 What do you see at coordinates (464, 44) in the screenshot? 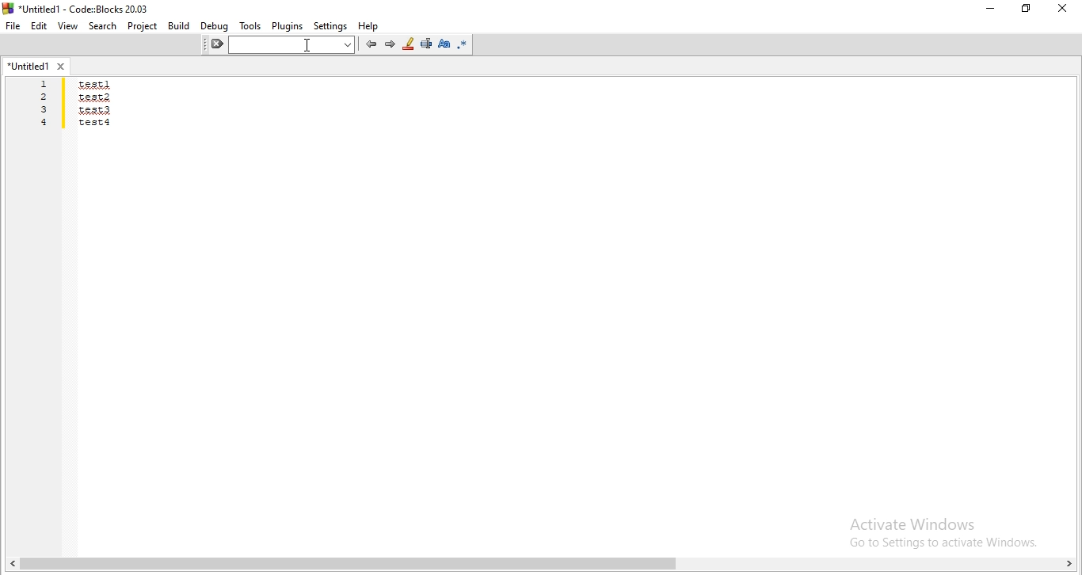
I see `use regex` at bounding box center [464, 44].